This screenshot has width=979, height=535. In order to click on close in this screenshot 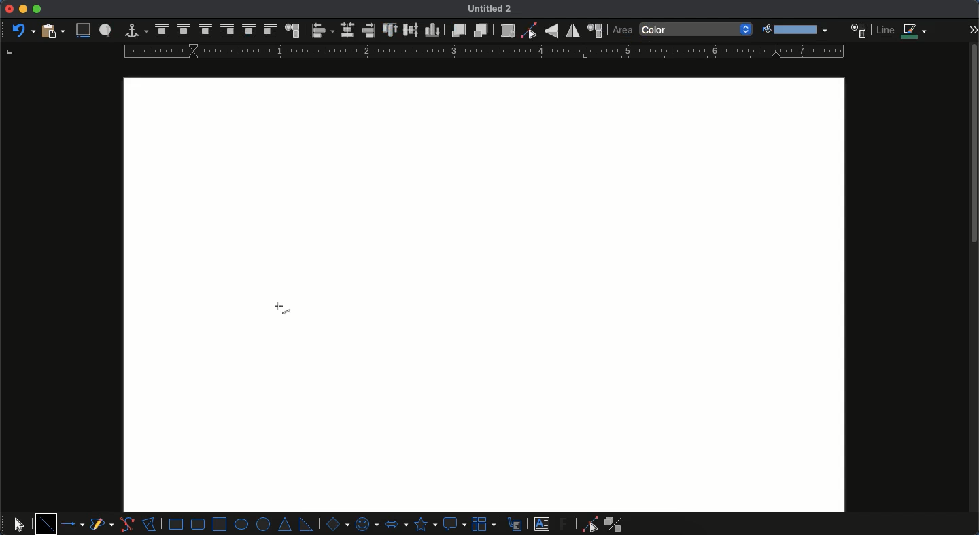, I will do `click(9, 9)`.